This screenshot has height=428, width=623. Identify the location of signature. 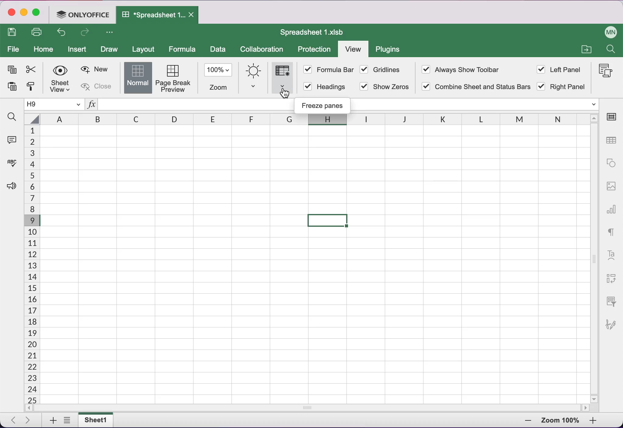
(613, 329).